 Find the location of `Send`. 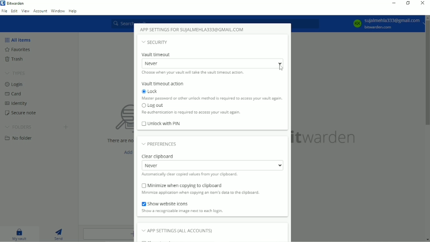

Send is located at coordinates (59, 234).